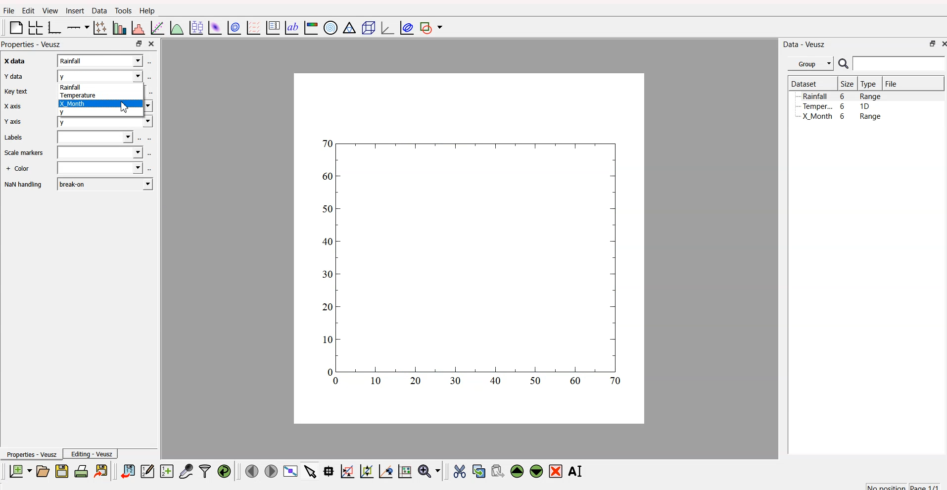  What do you see at coordinates (478, 470) in the screenshot?
I see `copy the widget` at bounding box center [478, 470].